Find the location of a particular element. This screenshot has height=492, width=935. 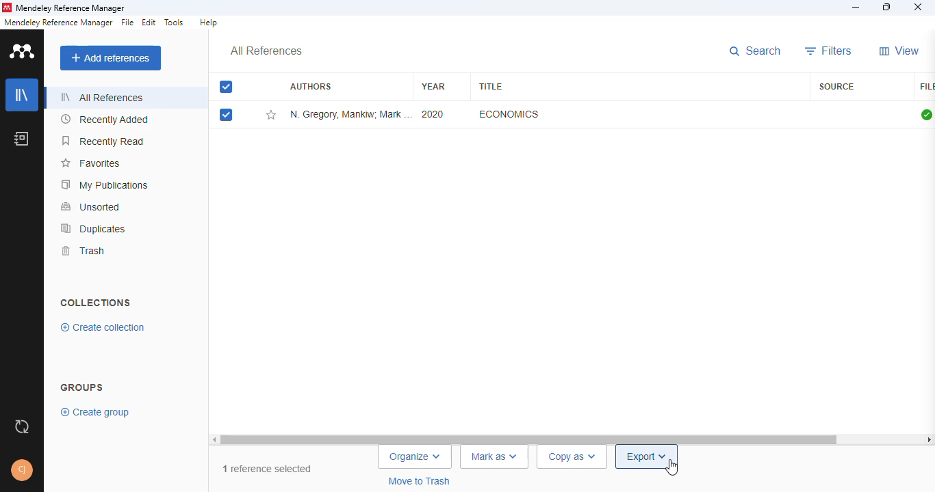

my publications is located at coordinates (105, 184).